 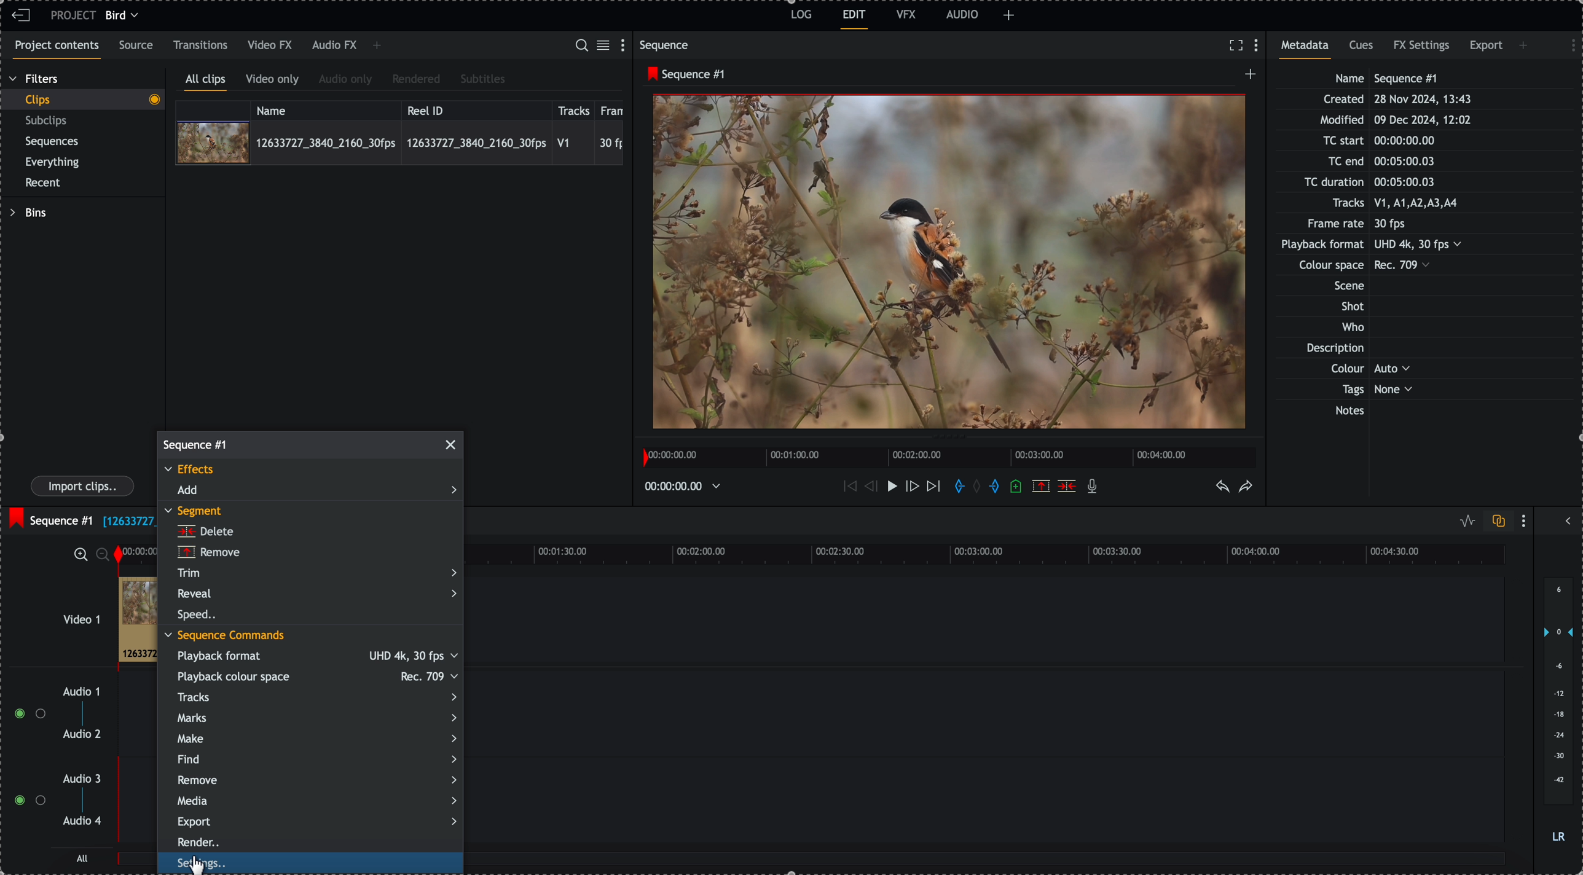 I want to click on add panel, so click(x=1525, y=45).